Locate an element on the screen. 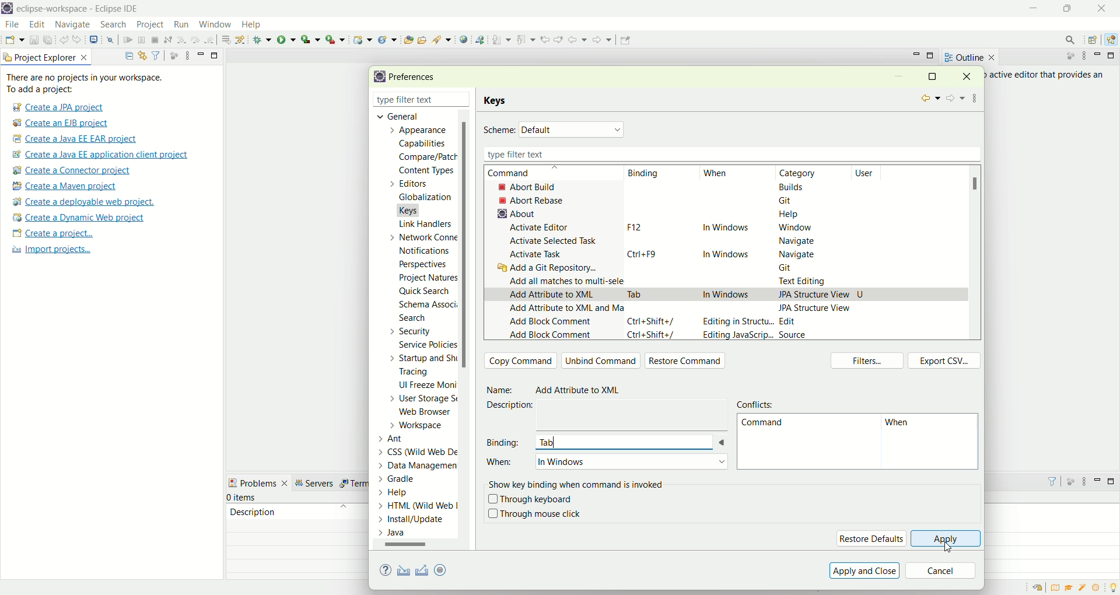 This screenshot has height=595, width=1120. abort build is located at coordinates (537, 187).